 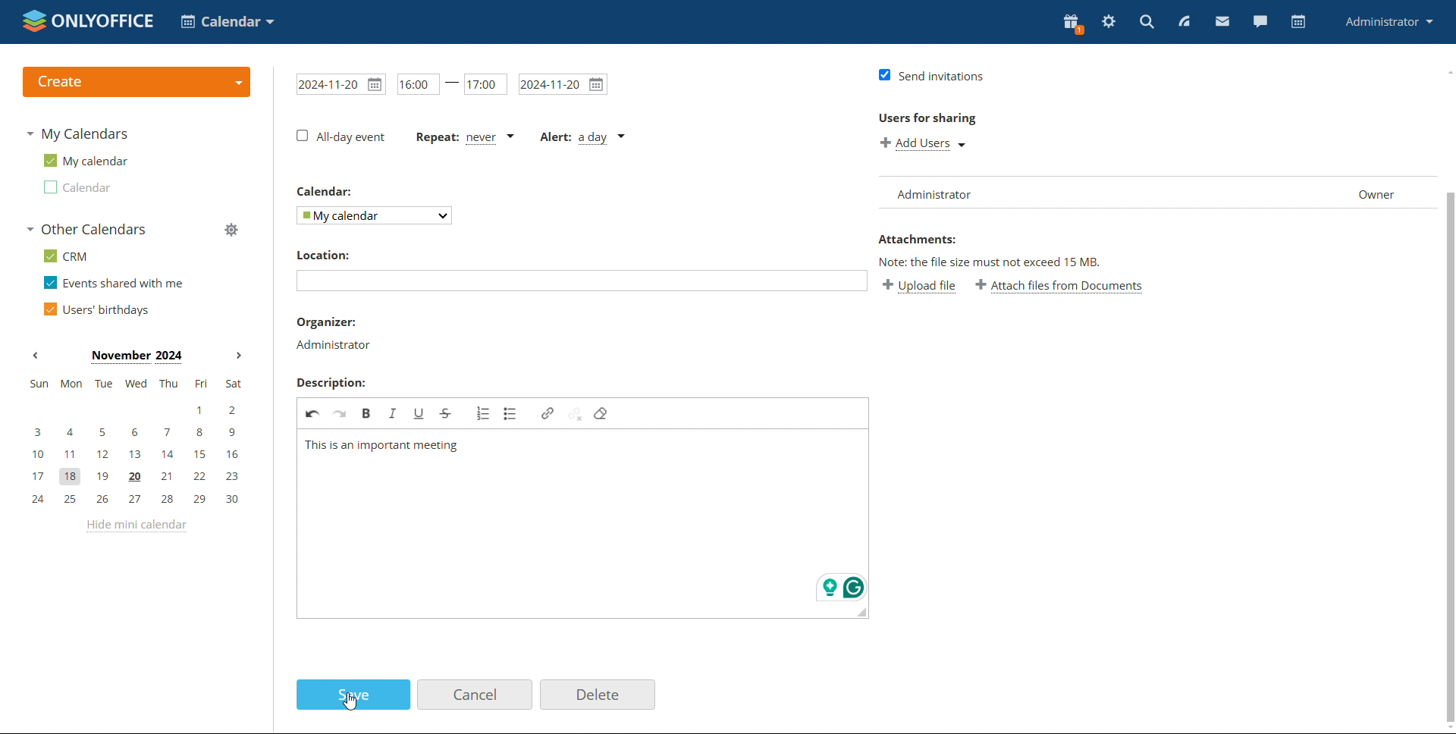 What do you see at coordinates (381, 446) in the screenshot?
I see `description added` at bounding box center [381, 446].